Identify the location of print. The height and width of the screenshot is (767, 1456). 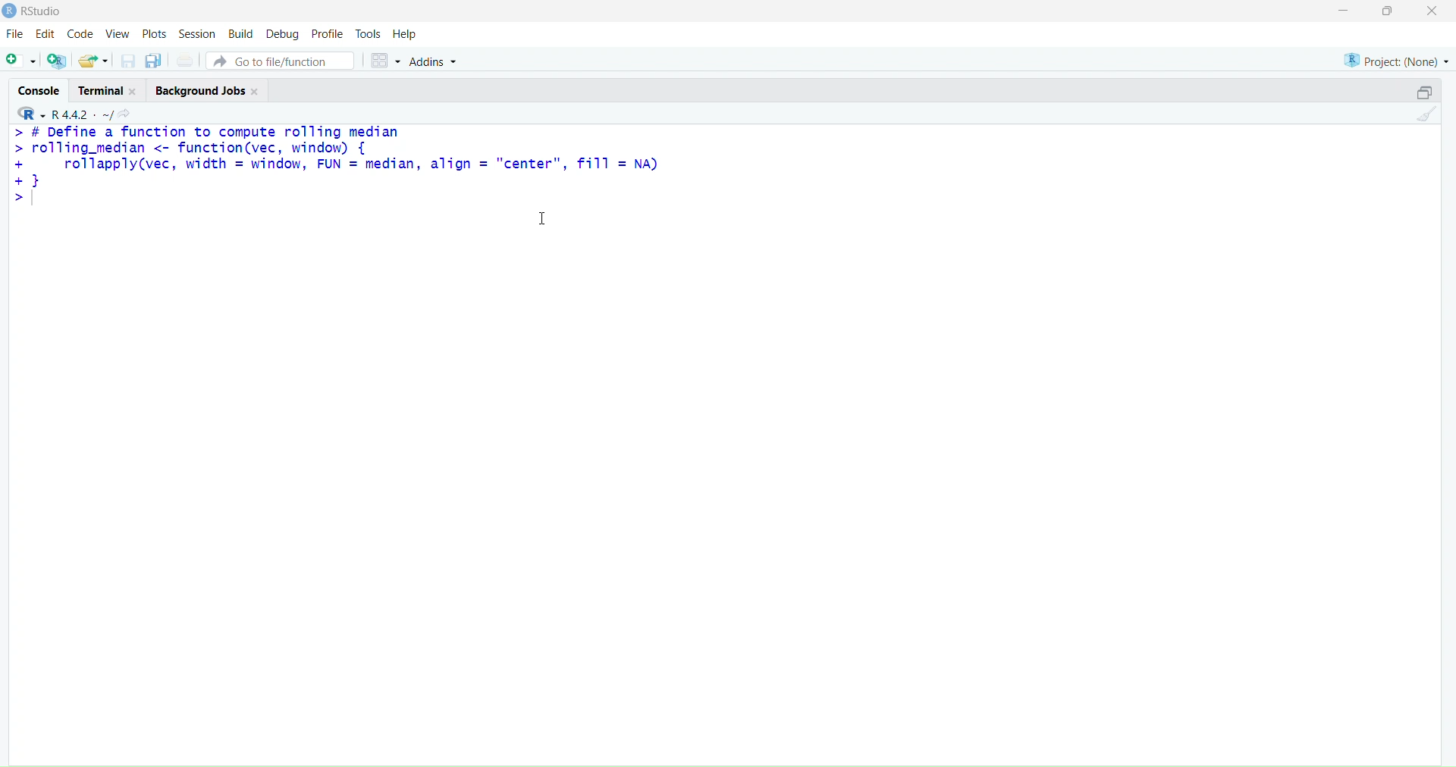
(185, 60).